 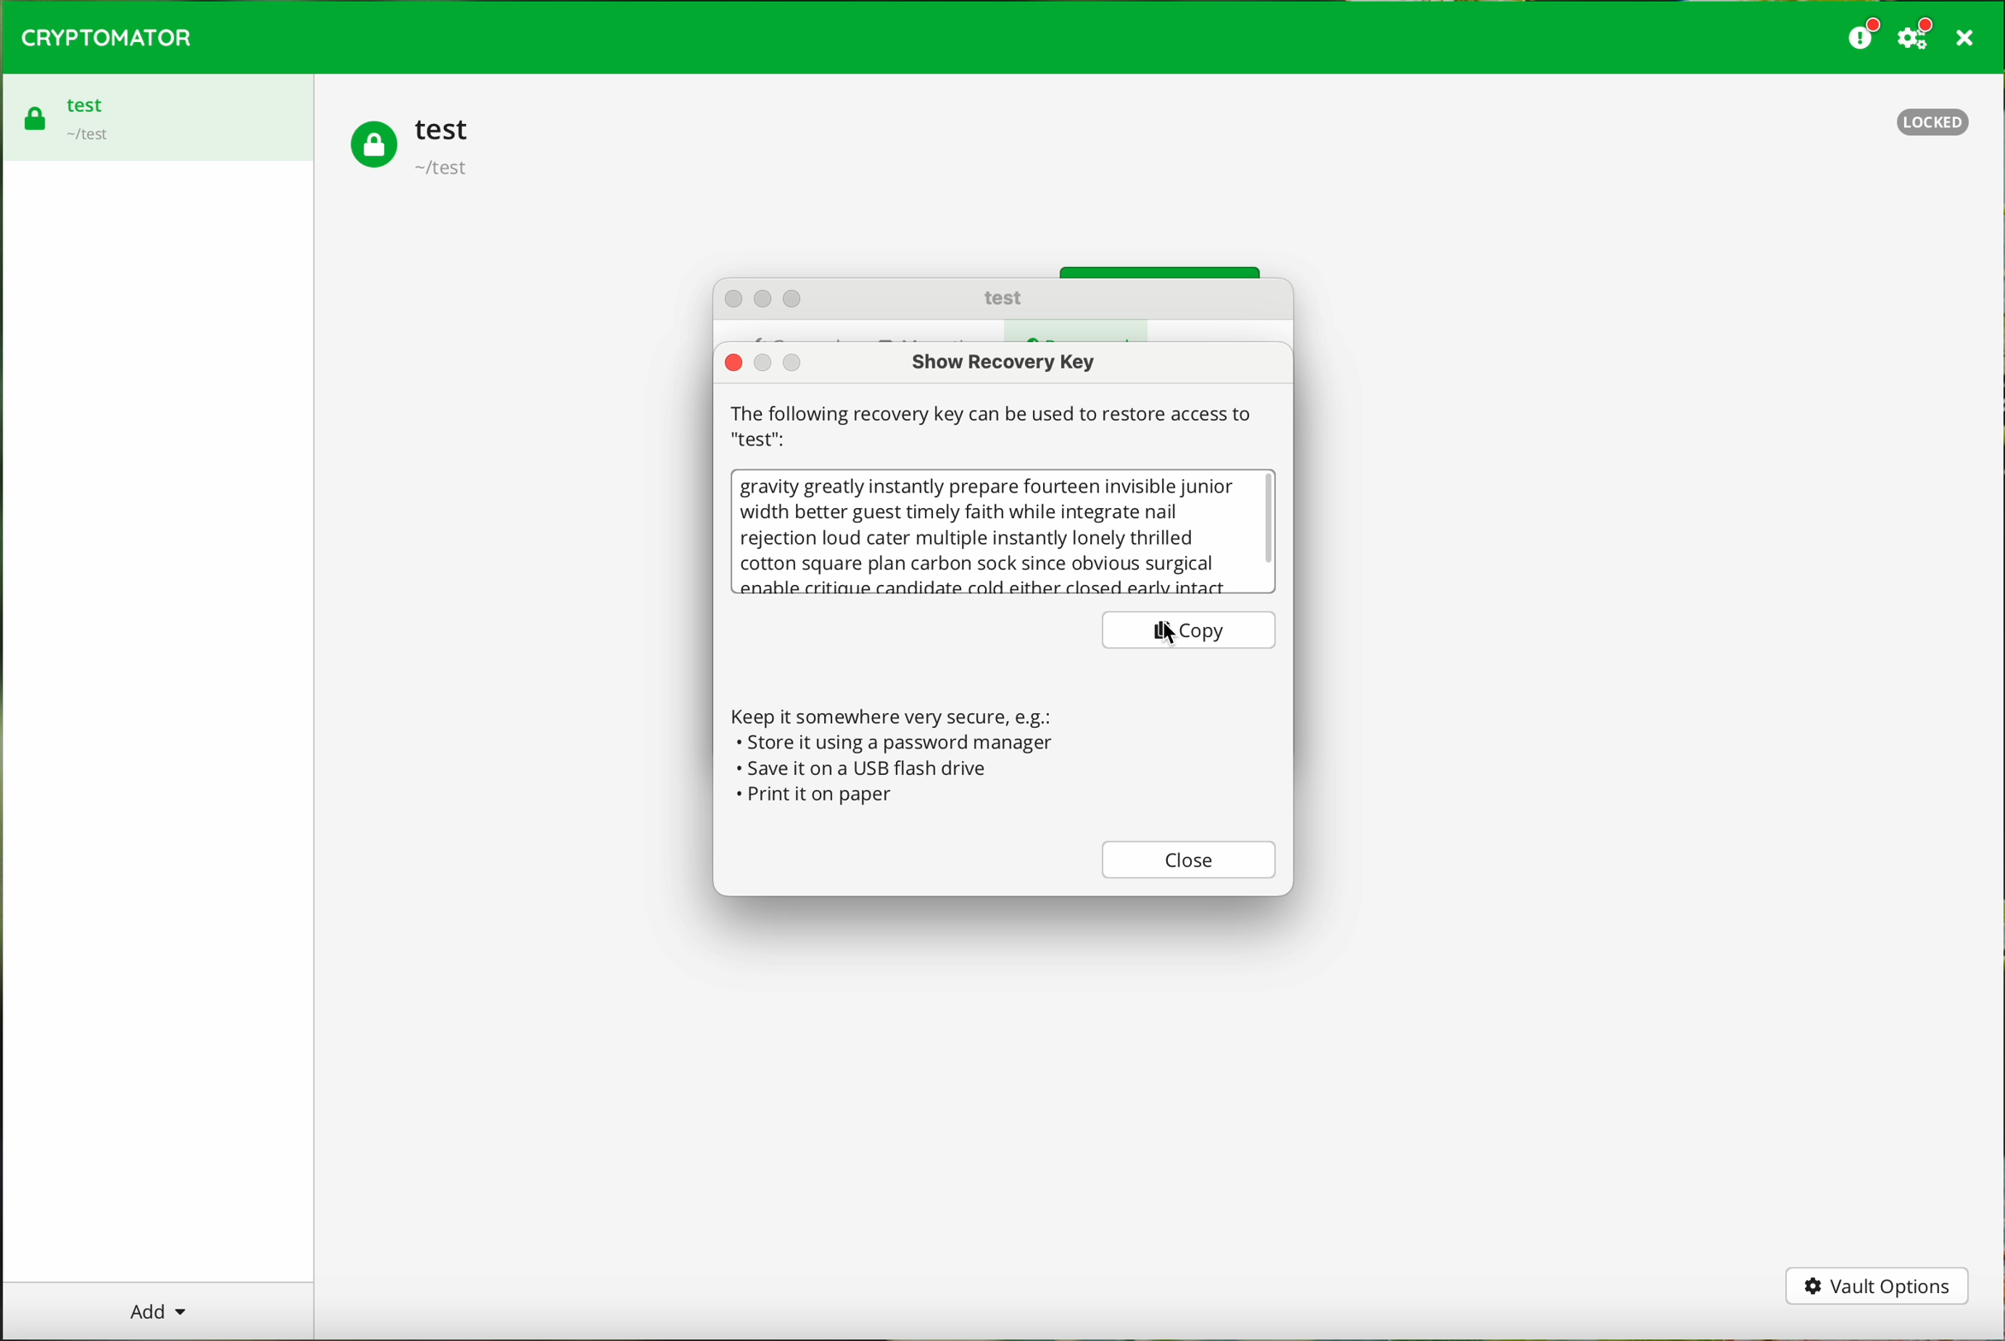 I want to click on close program, so click(x=1970, y=38).